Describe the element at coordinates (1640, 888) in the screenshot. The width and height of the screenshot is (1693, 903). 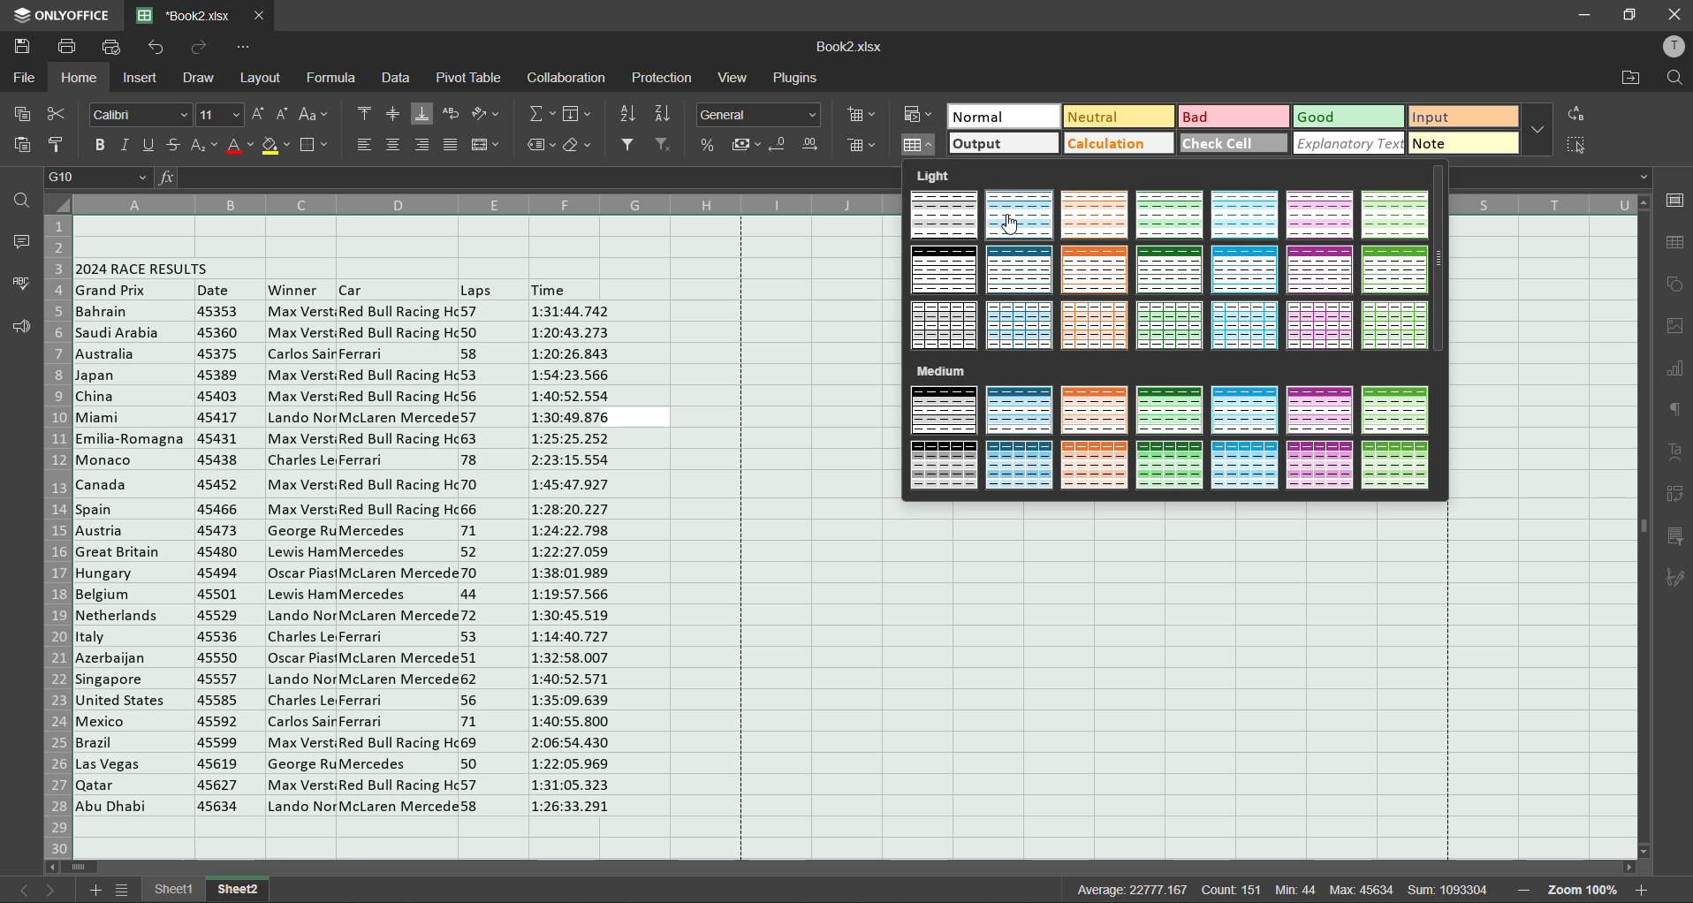
I see `zoom in` at that location.